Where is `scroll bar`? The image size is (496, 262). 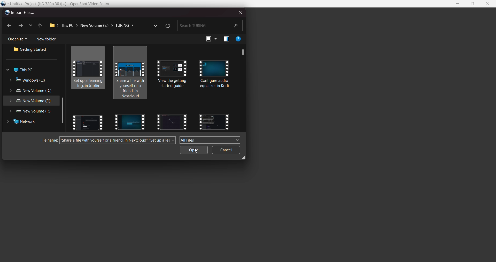 scroll bar is located at coordinates (242, 52).